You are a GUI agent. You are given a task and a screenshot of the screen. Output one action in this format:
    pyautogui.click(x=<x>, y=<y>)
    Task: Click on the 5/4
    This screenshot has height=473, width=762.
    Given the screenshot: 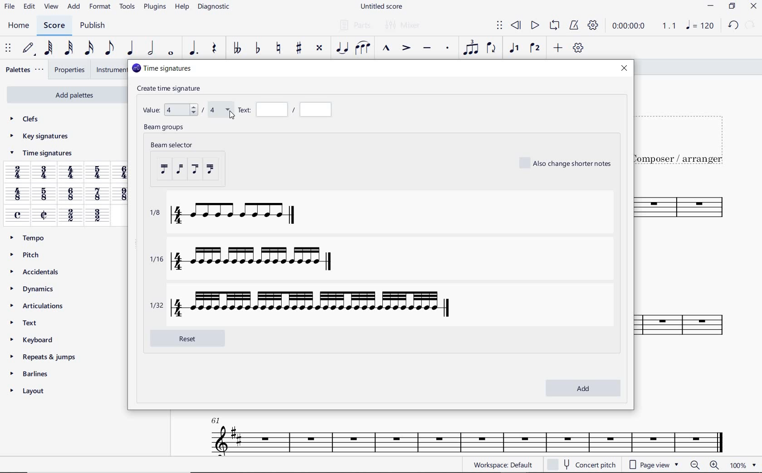 What is the action you would take?
    pyautogui.click(x=99, y=172)
    